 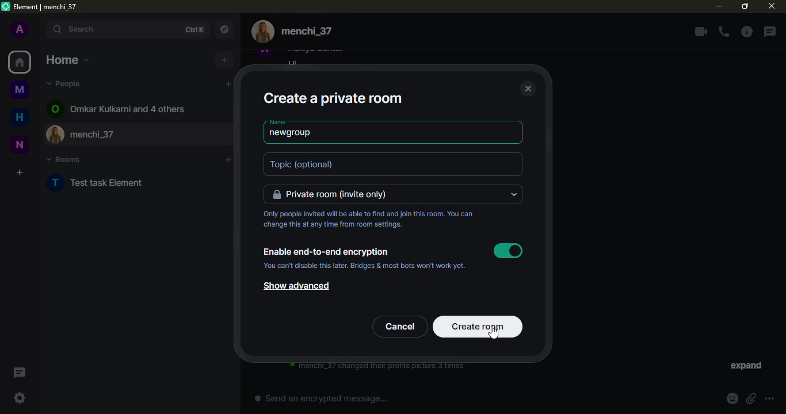 I want to click on Insert emoji, so click(x=732, y=398).